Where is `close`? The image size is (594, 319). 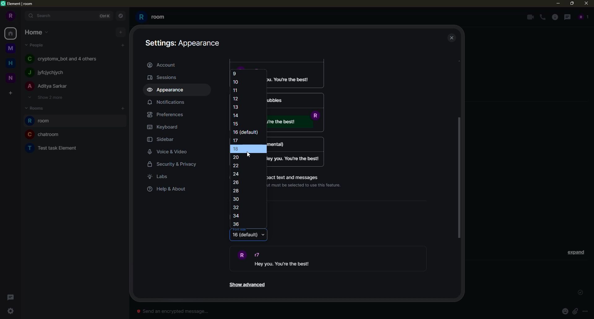
close is located at coordinates (587, 3).